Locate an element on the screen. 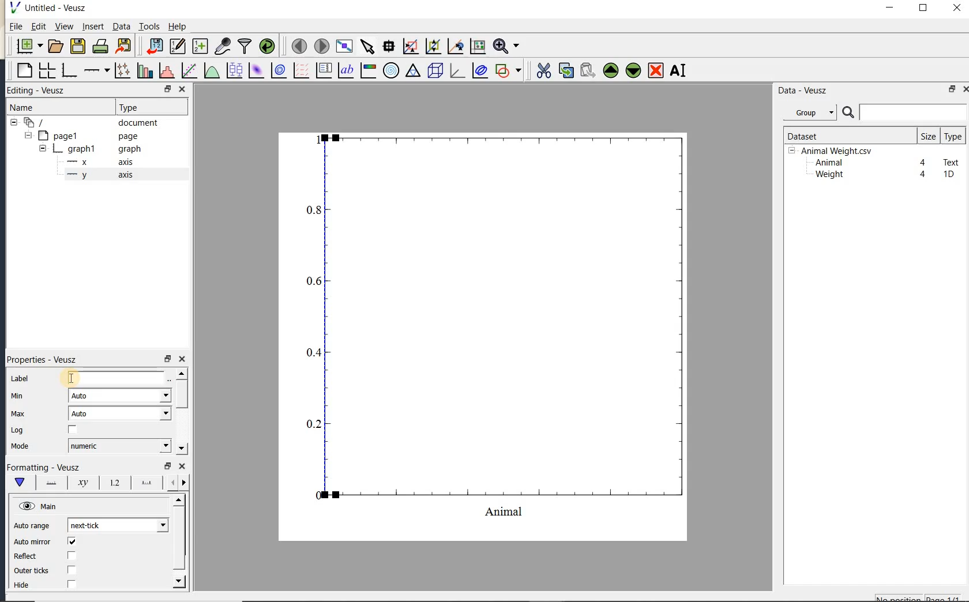 The width and height of the screenshot is (969, 602). view is located at coordinates (63, 28).